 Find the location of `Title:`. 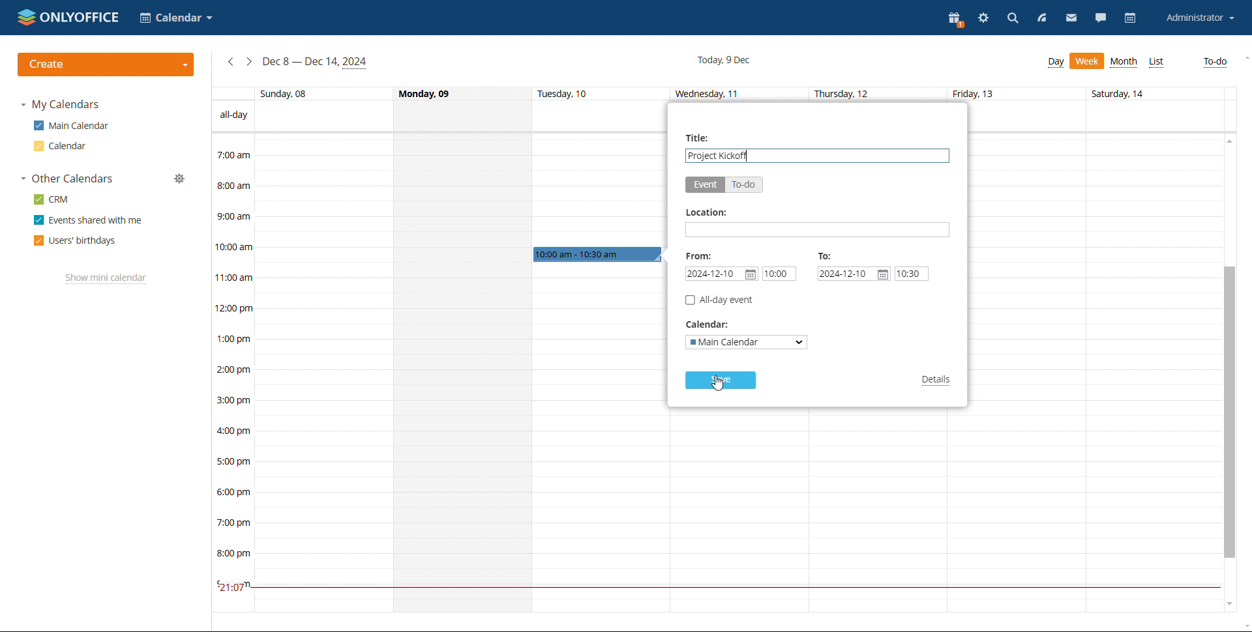

Title: is located at coordinates (700, 137).